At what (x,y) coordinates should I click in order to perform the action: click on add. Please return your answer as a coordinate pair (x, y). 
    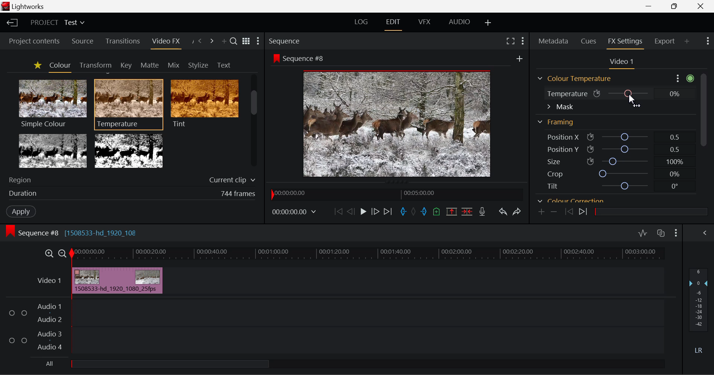
    Looking at the image, I should click on (519, 58).